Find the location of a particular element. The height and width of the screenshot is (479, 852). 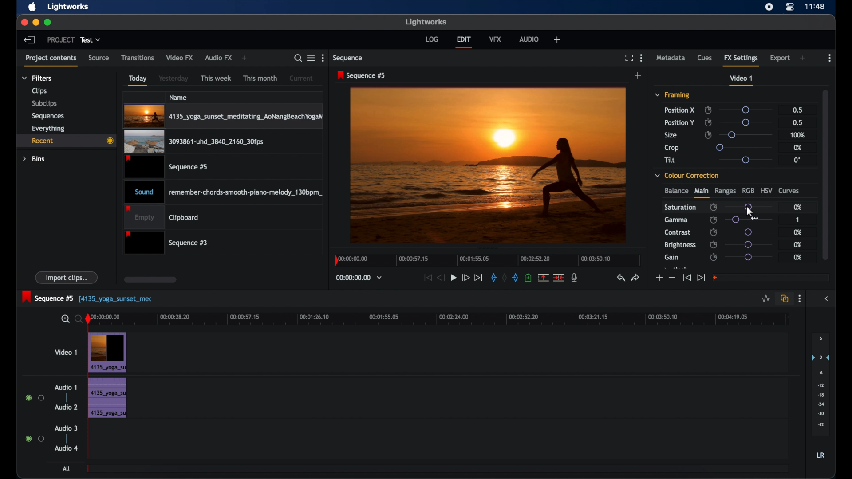

audio 3 is located at coordinates (66, 428).